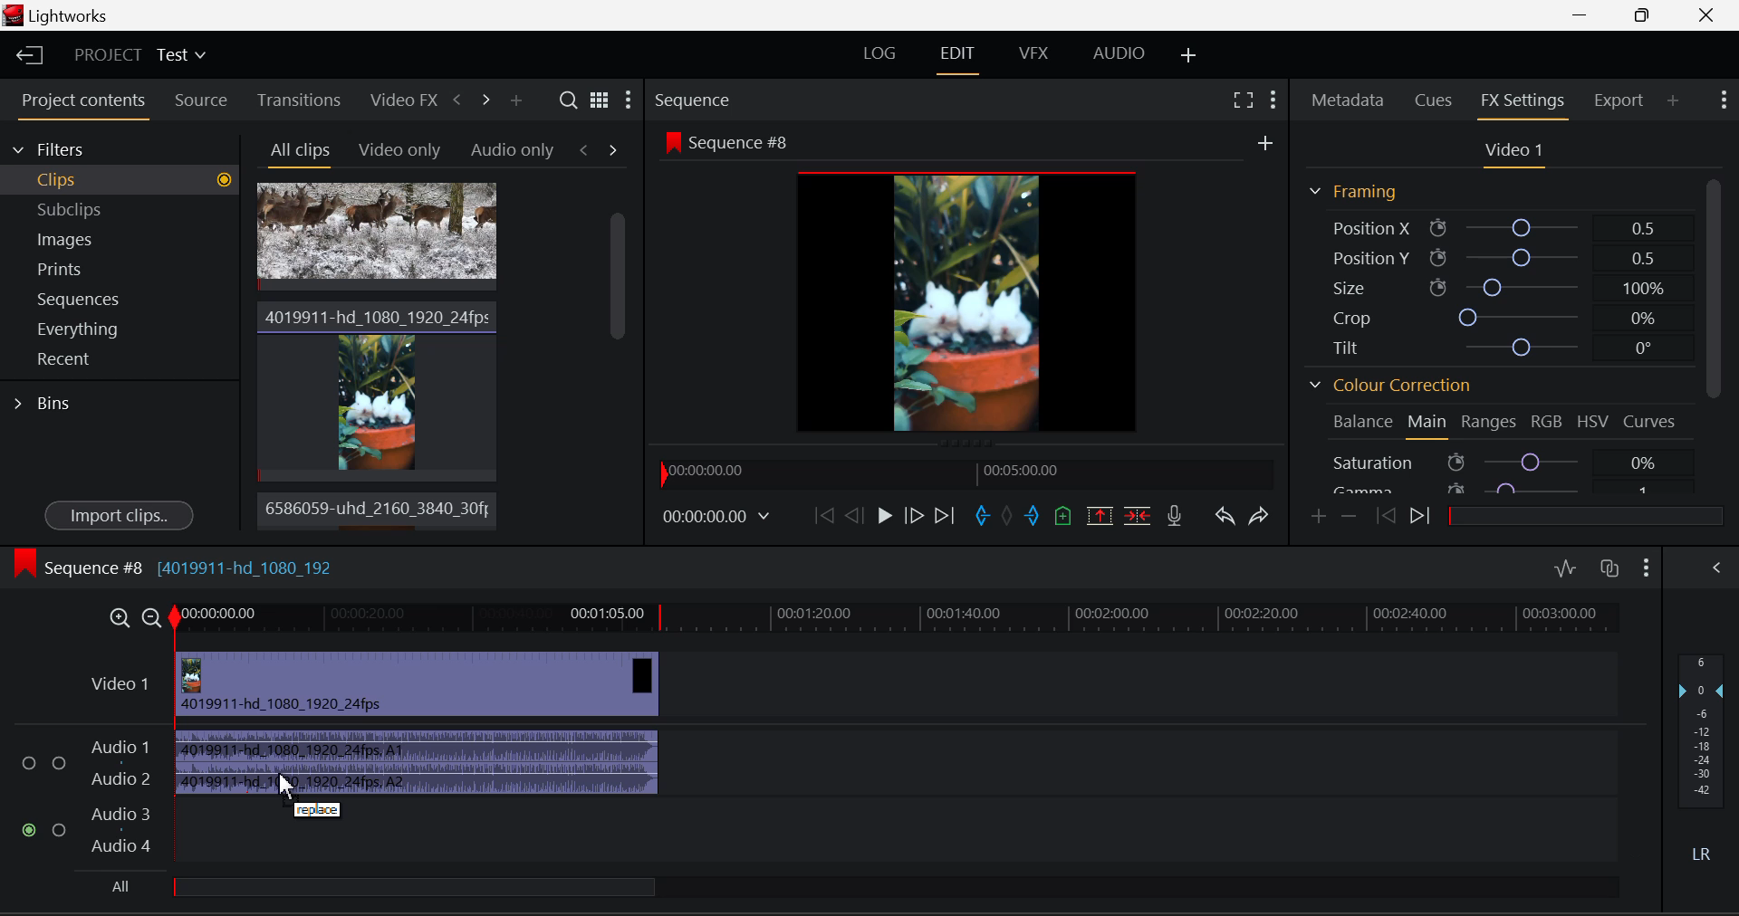 Image resolution: width=1739 pixels, height=916 pixels. Describe the element at coordinates (1319, 517) in the screenshot. I see `Add keyframe` at that location.